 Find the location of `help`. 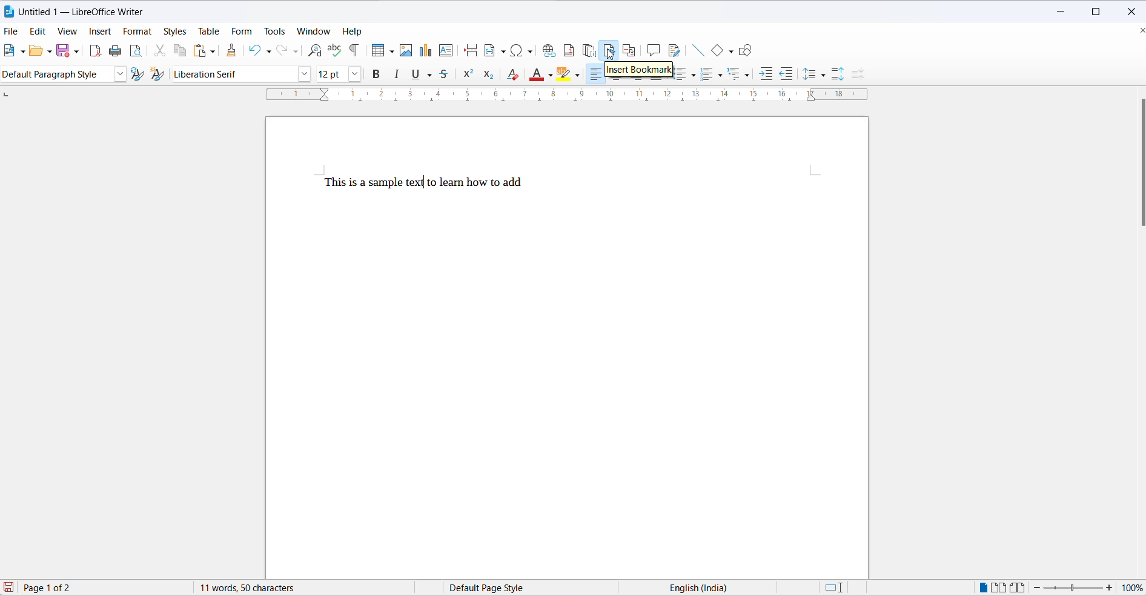

help is located at coordinates (354, 32).